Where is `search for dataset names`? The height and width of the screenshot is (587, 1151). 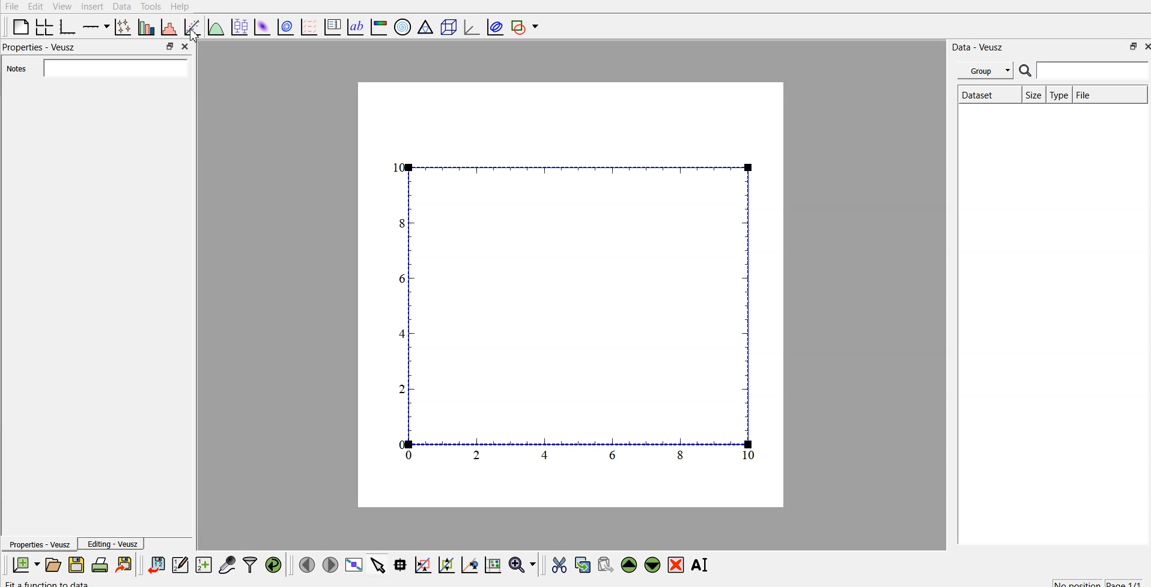
search for dataset names is located at coordinates (1092, 70).